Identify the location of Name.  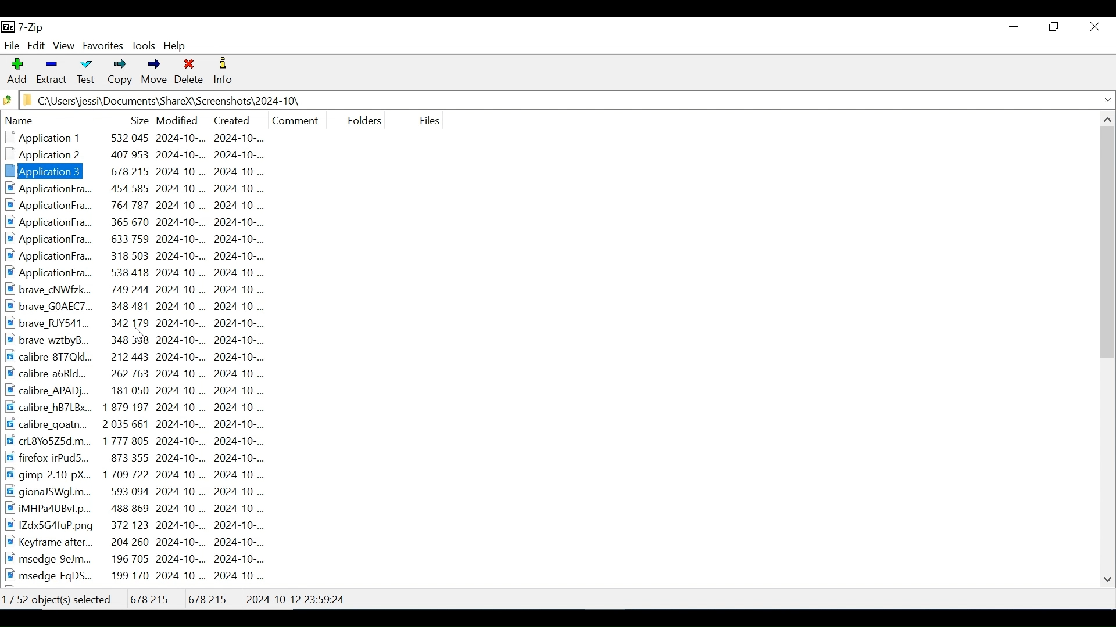
(59, 121).